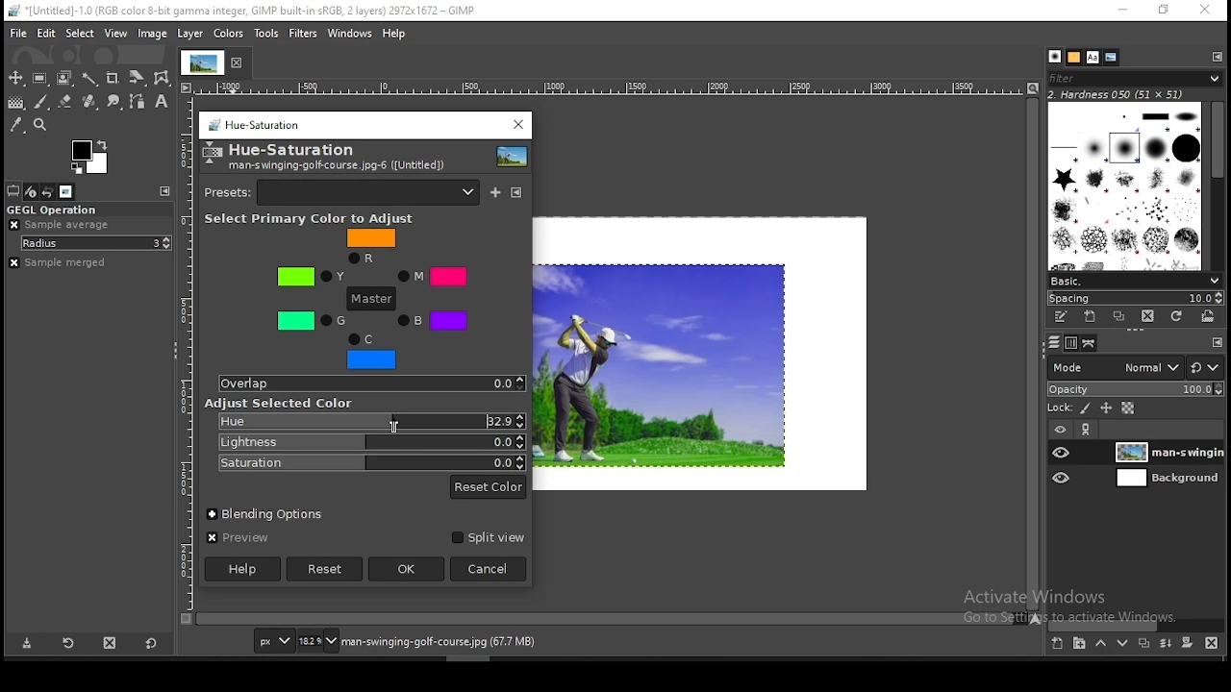 The width and height of the screenshot is (1231, 692). Describe the element at coordinates (1092, 318) in the screenshot. I see `create a new brush` at that location.